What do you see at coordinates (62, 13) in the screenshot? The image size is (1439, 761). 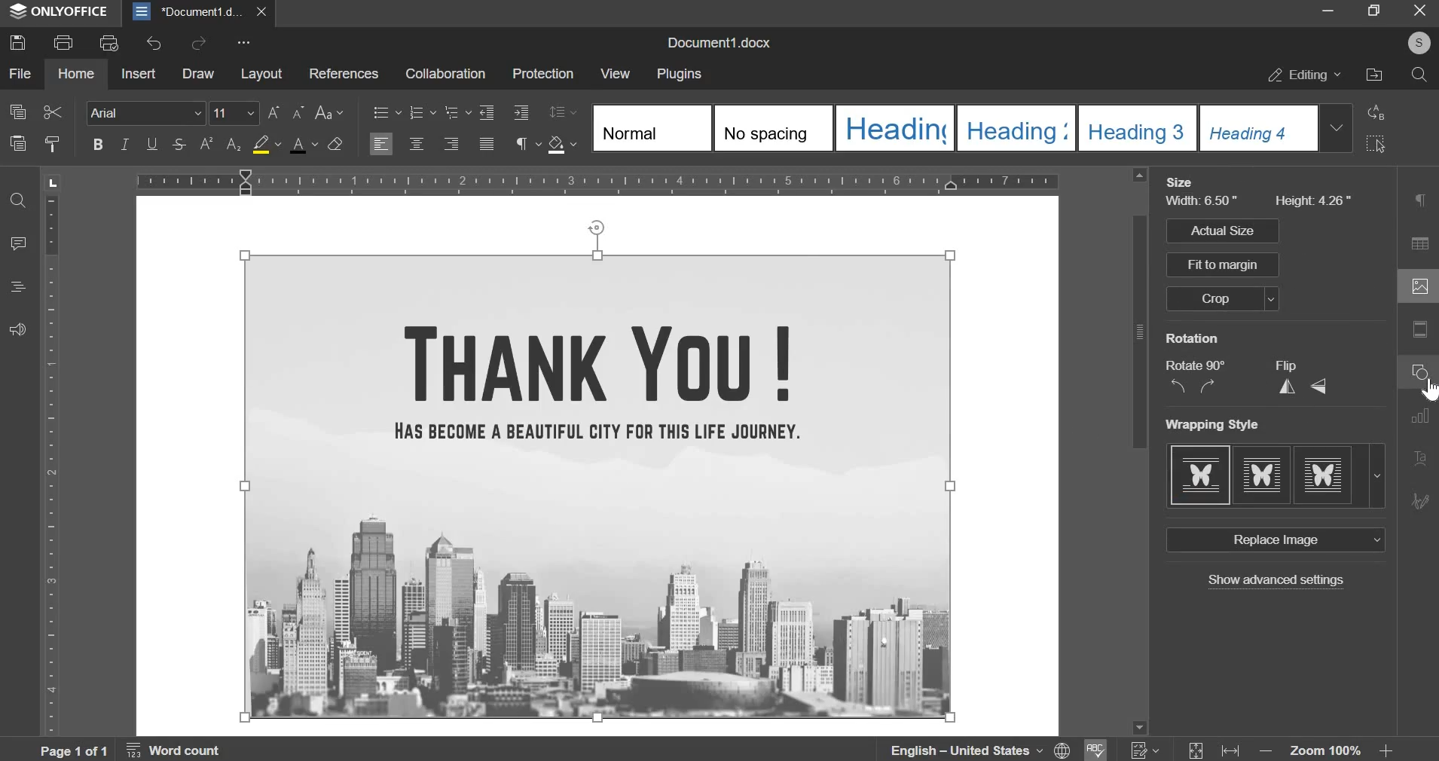 I see `ONLYOFFICE` at bounding box center [62, 13].